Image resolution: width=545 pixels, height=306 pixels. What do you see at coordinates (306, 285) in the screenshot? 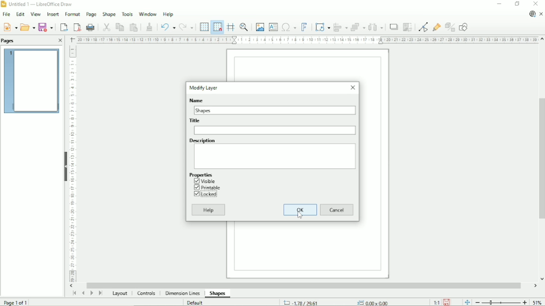
I see `Horizontal scrollbar` at bounding box center [306, 285].